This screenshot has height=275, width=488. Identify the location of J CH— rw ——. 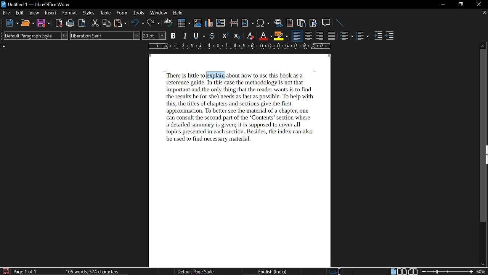
(268, 75).